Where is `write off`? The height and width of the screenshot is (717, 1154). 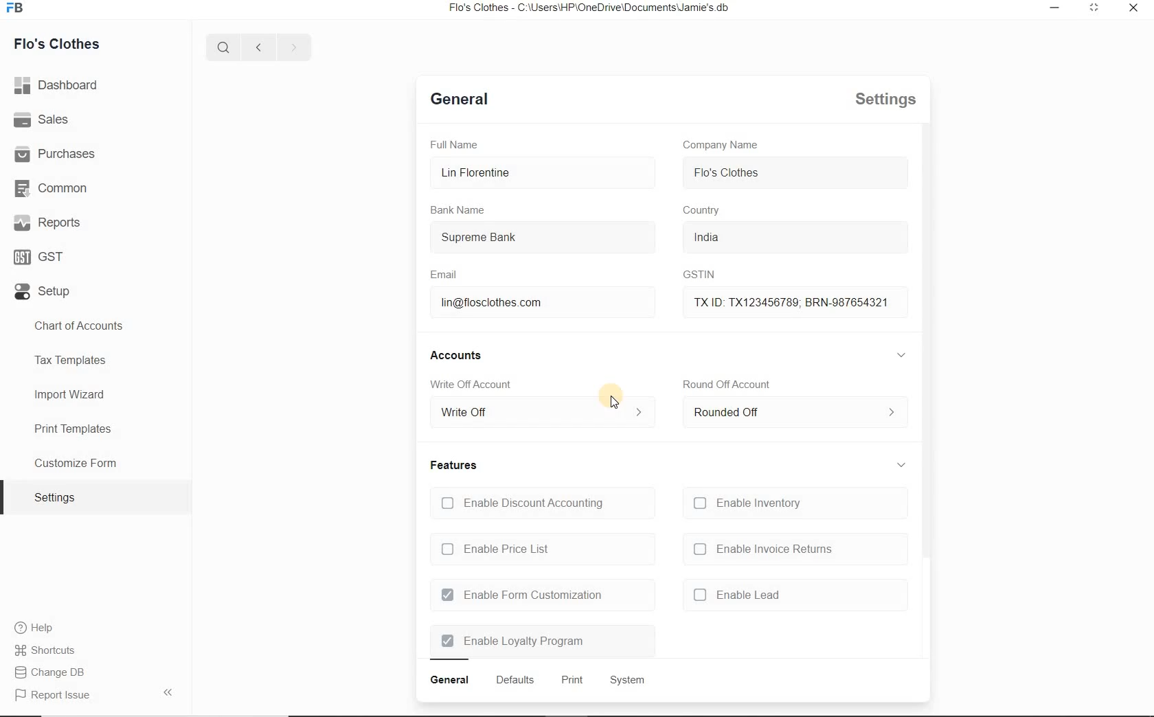 write off is located at coordinates (541, 413).